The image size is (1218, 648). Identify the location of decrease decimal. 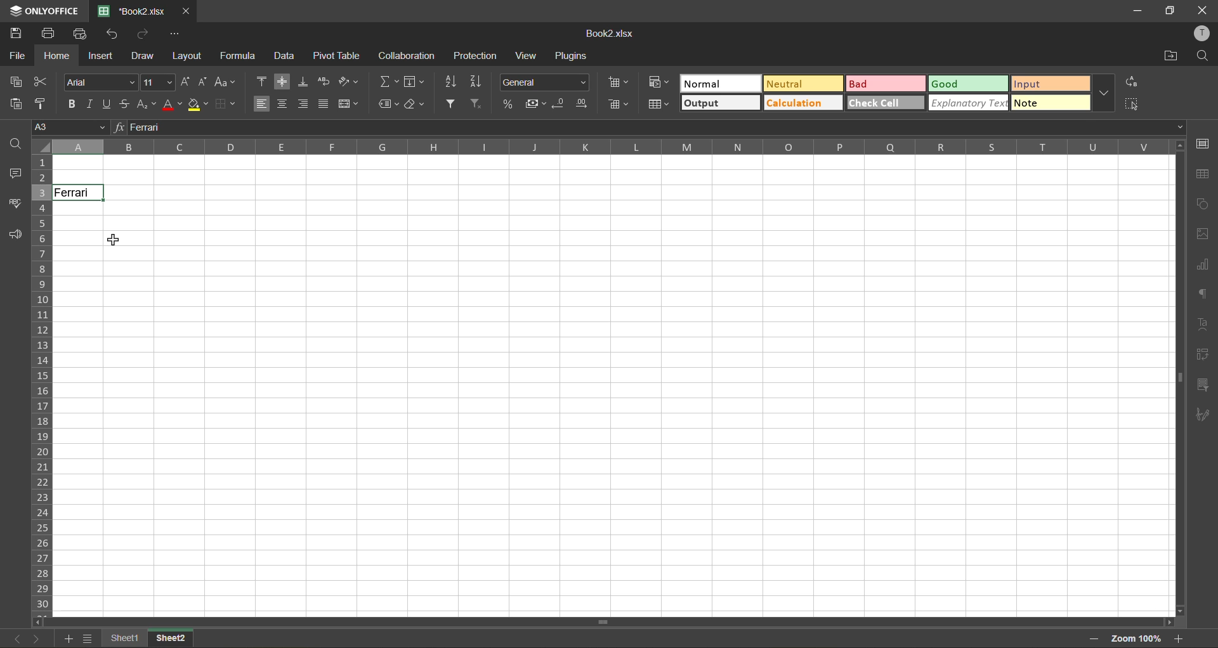
(560, 104).